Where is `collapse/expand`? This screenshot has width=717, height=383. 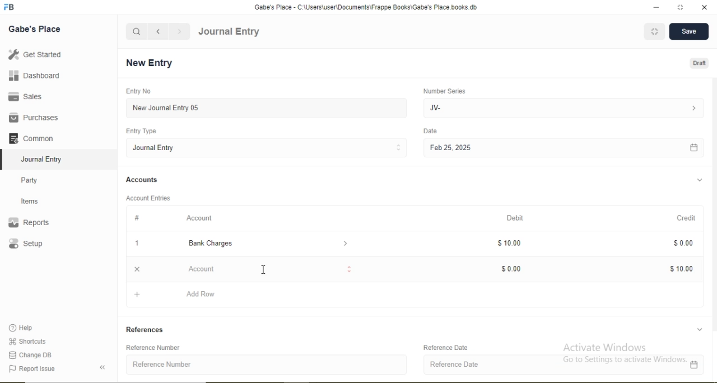 collapse/expand is located at coordinates (700, 329).